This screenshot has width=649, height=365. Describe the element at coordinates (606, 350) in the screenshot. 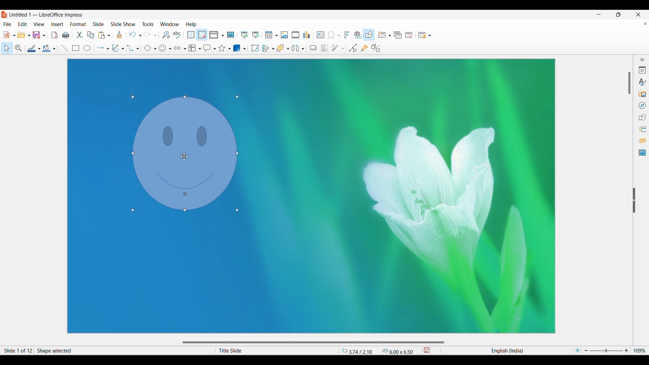

I see `Slider to zoom in/out` at that location.